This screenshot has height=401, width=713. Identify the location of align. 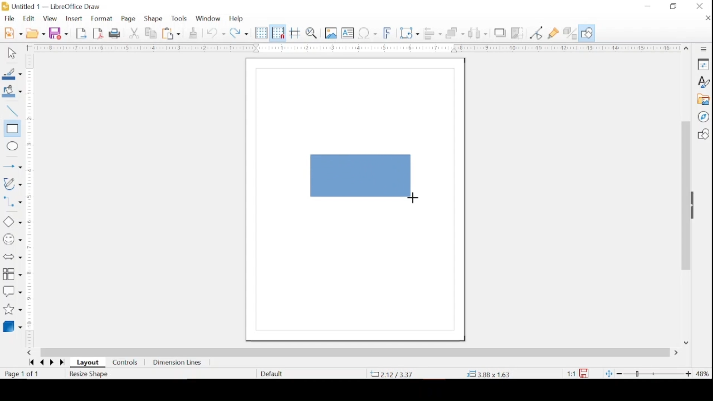
(433, 33).